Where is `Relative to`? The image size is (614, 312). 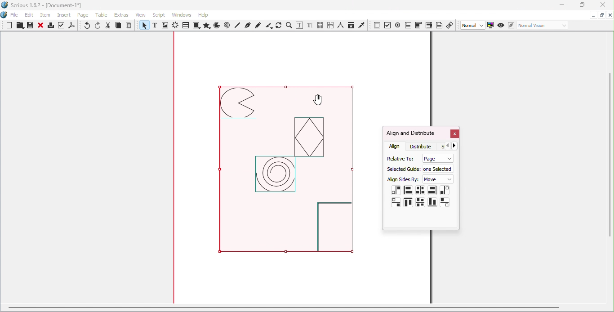 Relative to is located at coordinates (399, 158).